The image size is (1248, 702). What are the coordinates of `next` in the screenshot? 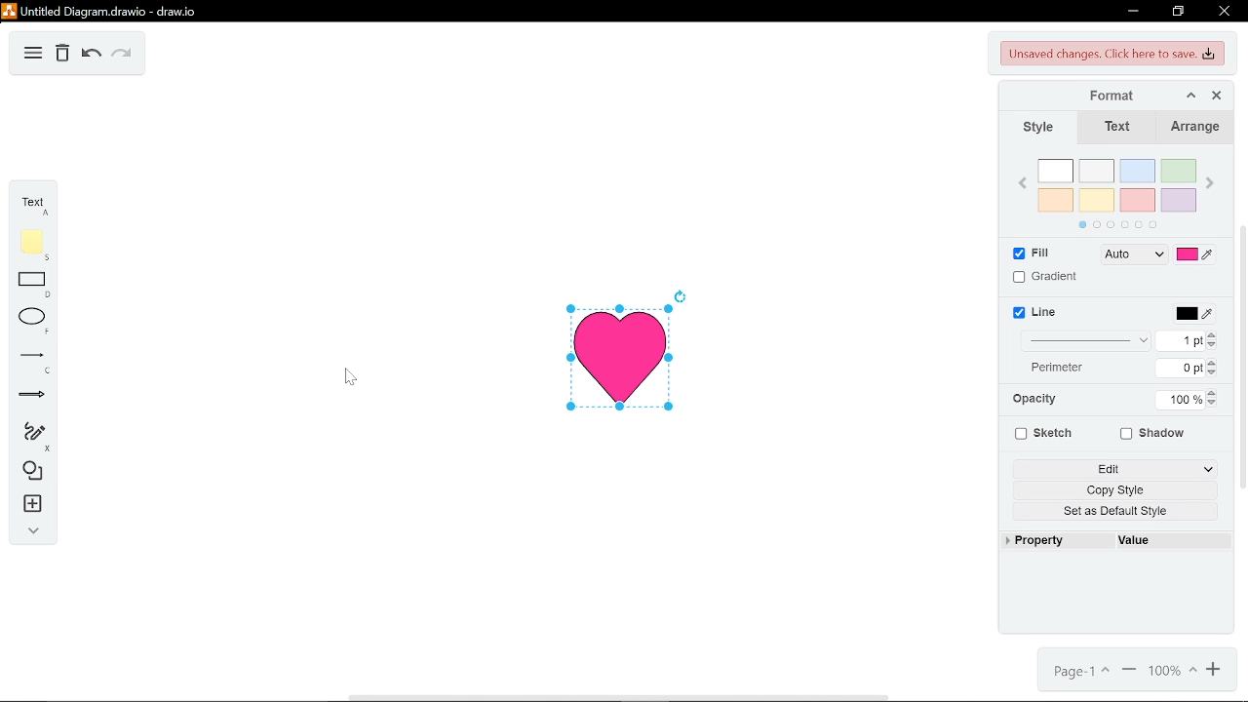 It's located at (1211, 184).